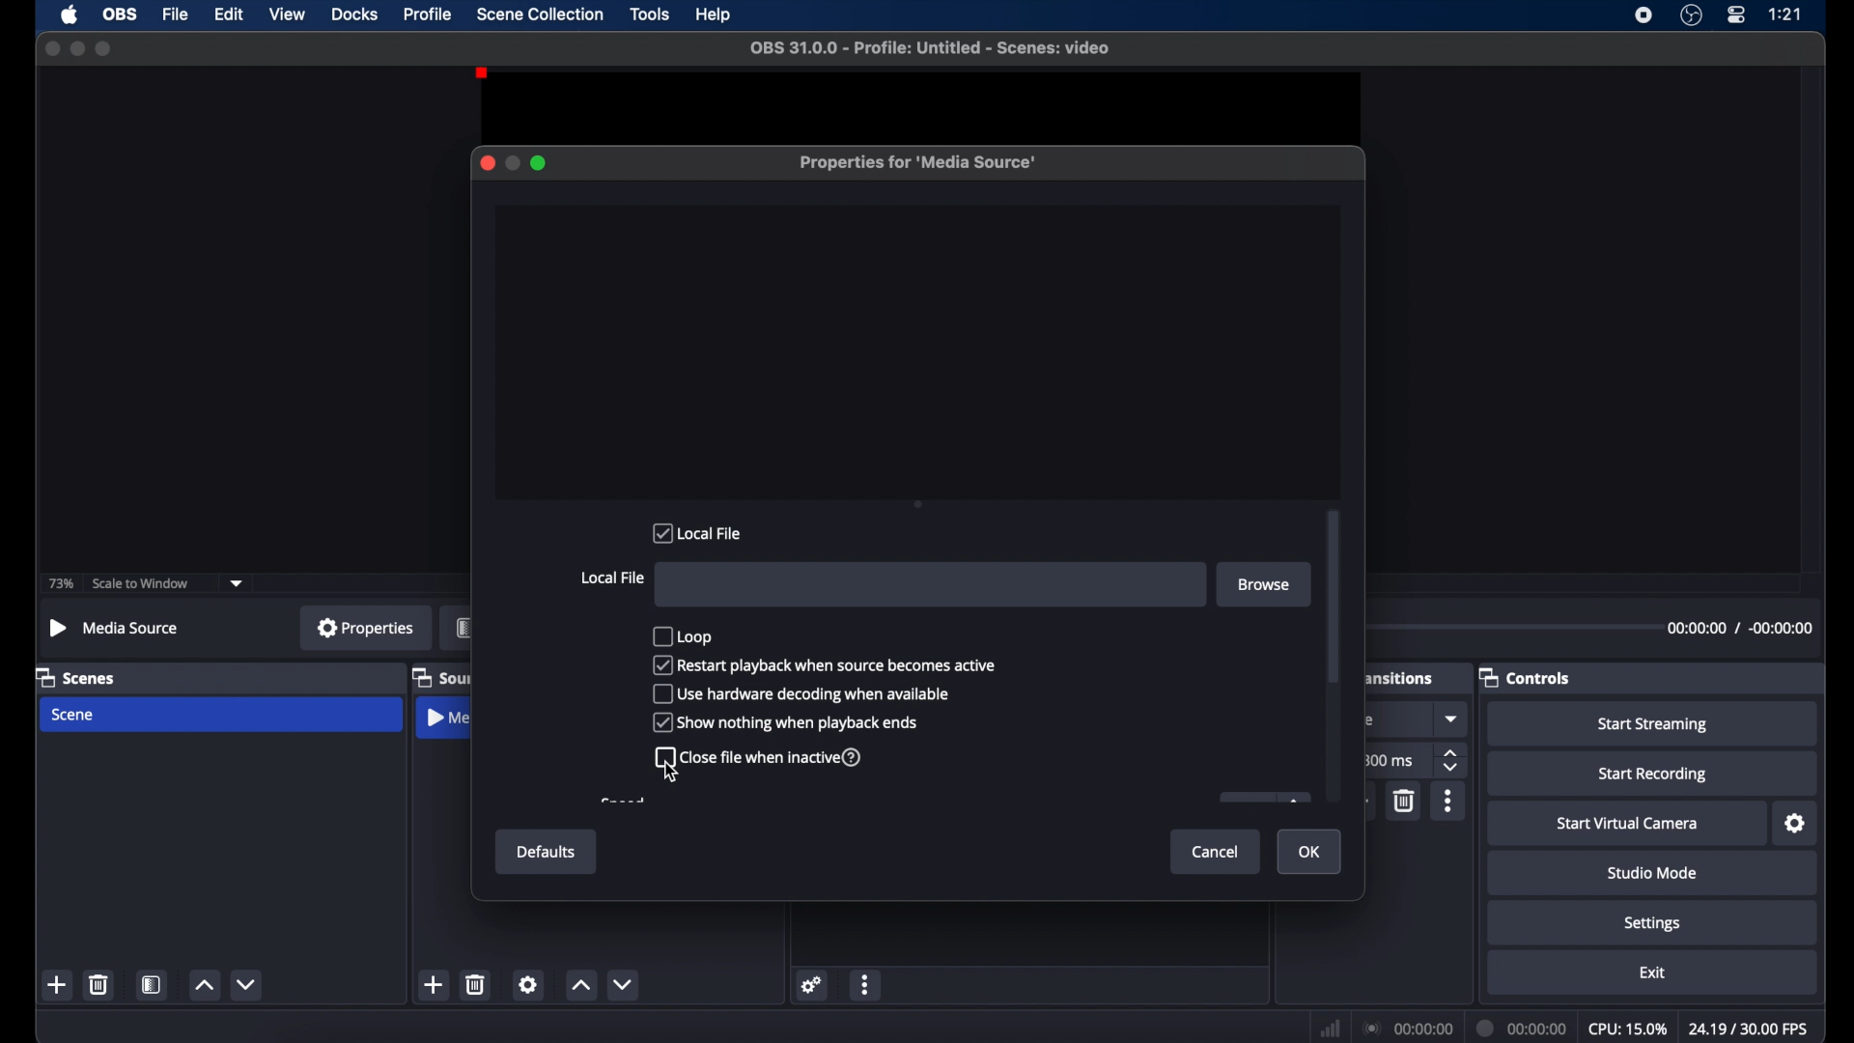 Image resolution: width=1854 pixels, height=1043 pixels. Describe the element at coordinates (1373, 719) in the screenshot. I see `luma wipe` at that location.